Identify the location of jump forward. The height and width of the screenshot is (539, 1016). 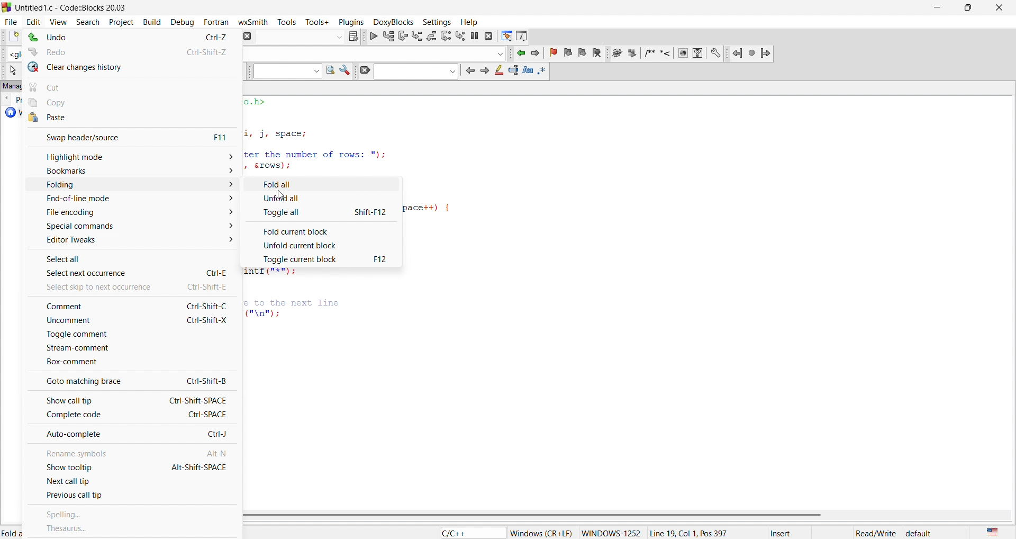
(765, 52).